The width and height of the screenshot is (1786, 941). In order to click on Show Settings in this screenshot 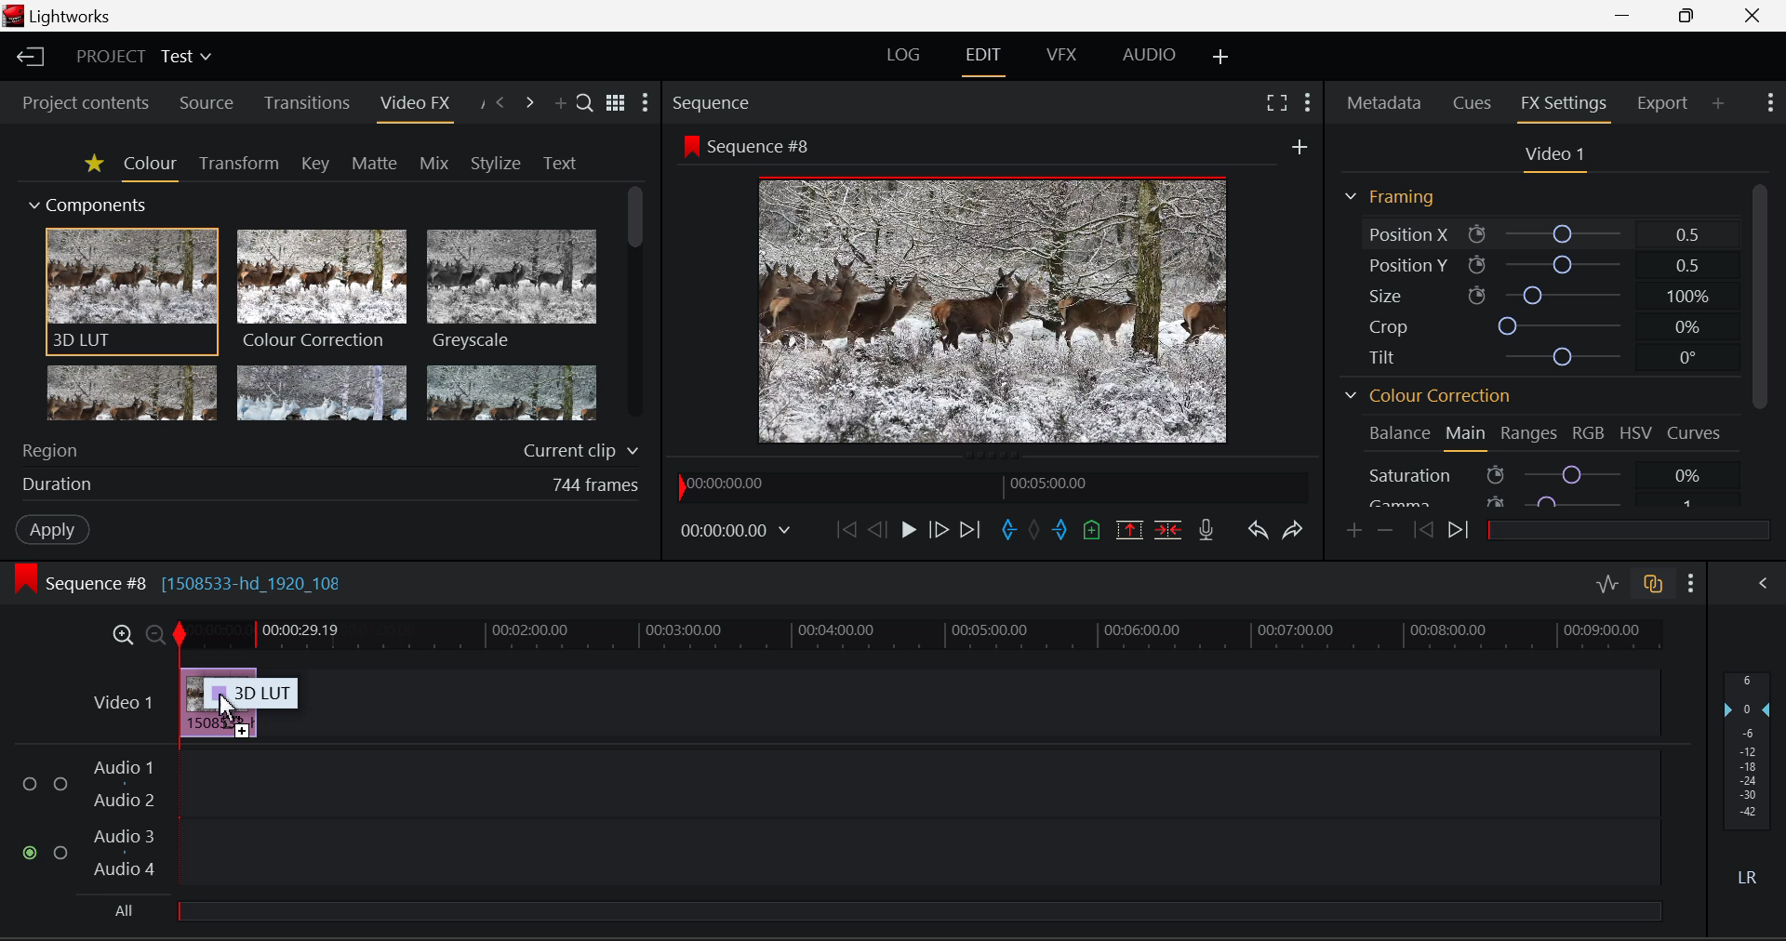, I will do `click(1306, 100)`.